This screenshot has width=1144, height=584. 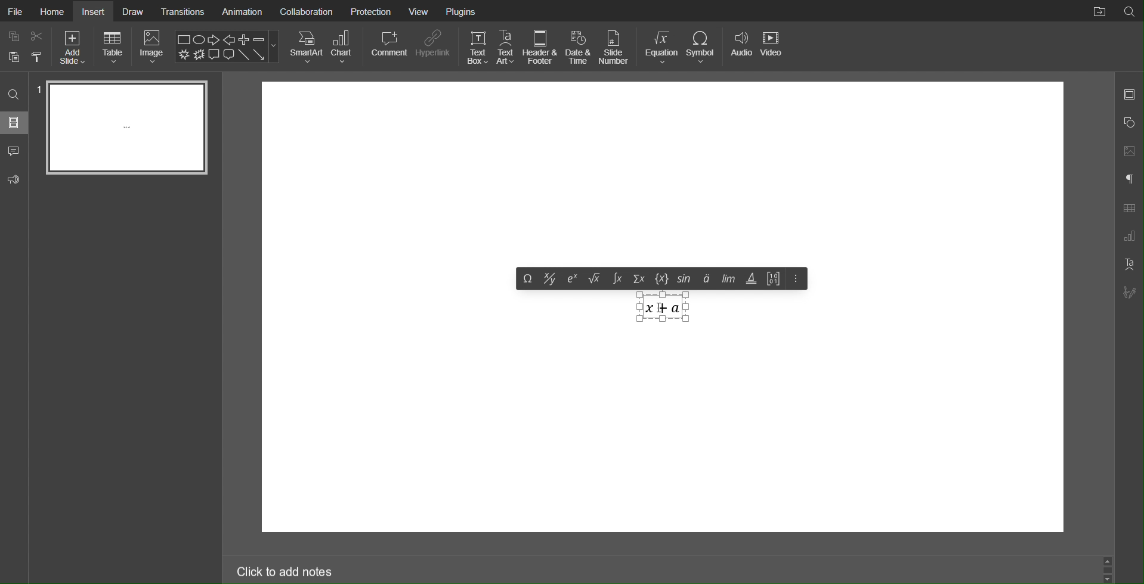 What do you see at coordinates (661, 309) in the screenshot?
I see `x + a` at bounding box center [661, 309].